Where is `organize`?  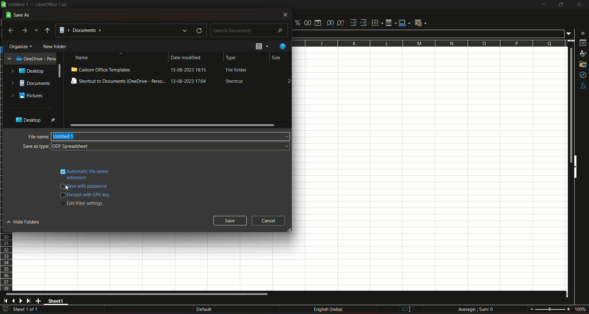
organize is located at coordinates (21, 46).